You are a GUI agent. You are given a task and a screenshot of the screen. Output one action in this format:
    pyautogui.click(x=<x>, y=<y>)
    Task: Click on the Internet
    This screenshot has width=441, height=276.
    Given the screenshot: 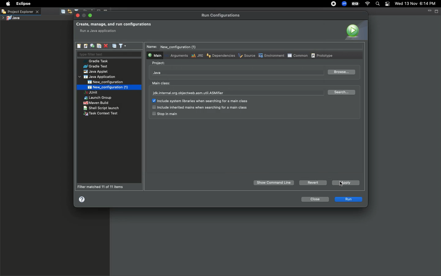 What is the action you would take?
    pyautogui.click(x=367, y=4)
    